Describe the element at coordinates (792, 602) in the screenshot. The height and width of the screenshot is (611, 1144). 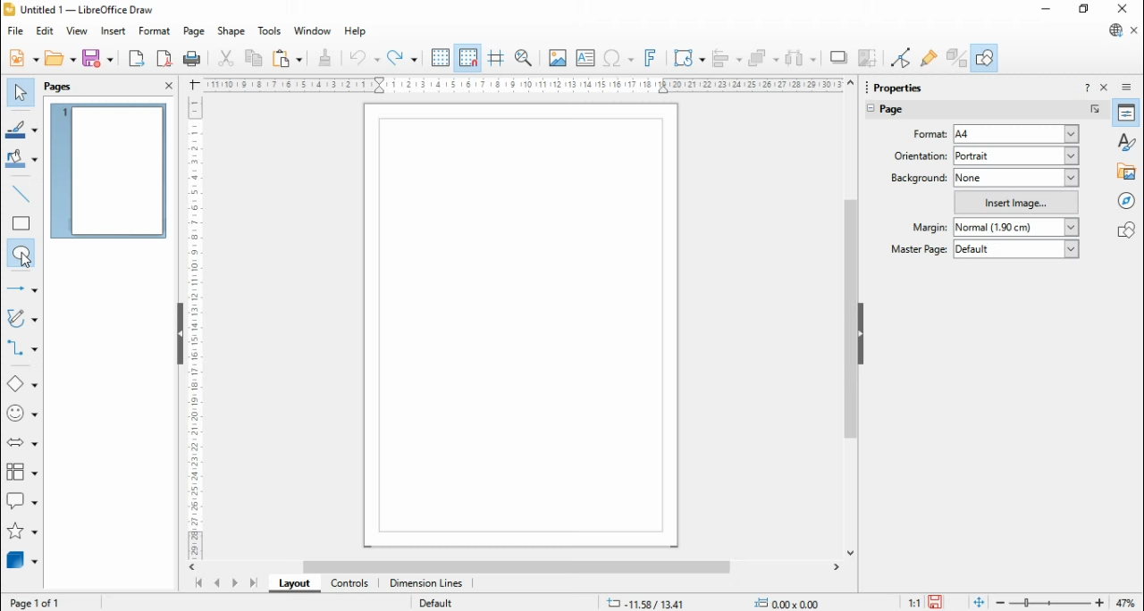
I see `+= 0,00x 0.00` at that location.